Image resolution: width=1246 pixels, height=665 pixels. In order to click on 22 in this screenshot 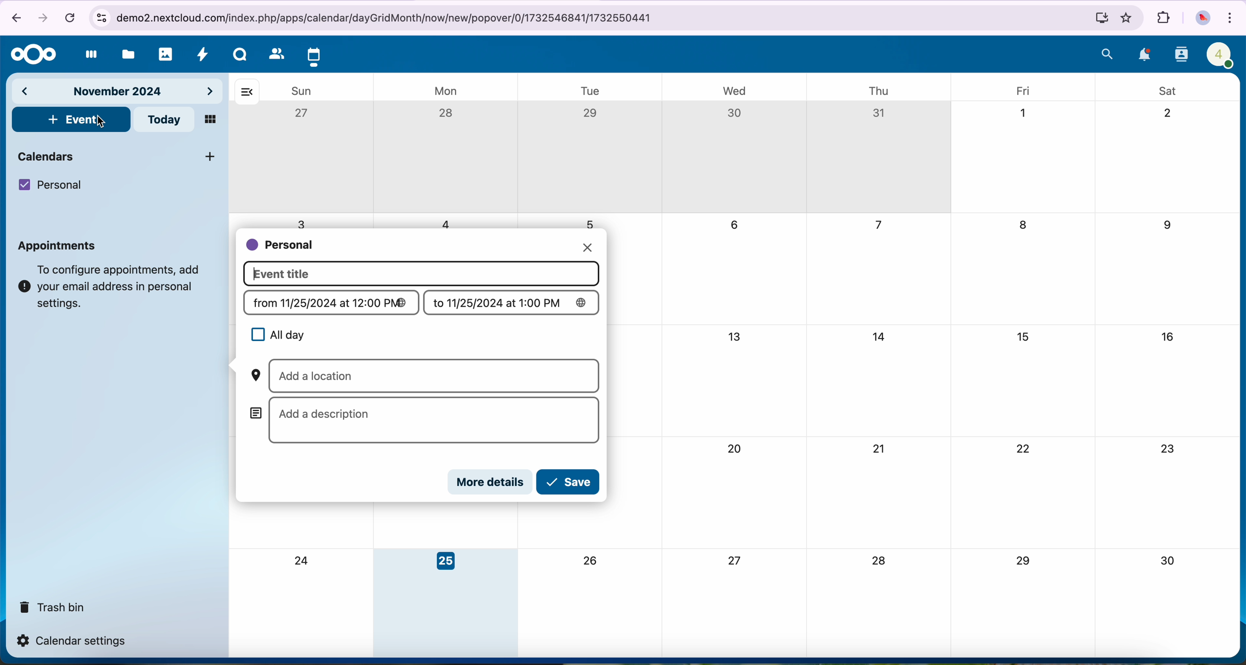, I will do `click(1023, 448)`.